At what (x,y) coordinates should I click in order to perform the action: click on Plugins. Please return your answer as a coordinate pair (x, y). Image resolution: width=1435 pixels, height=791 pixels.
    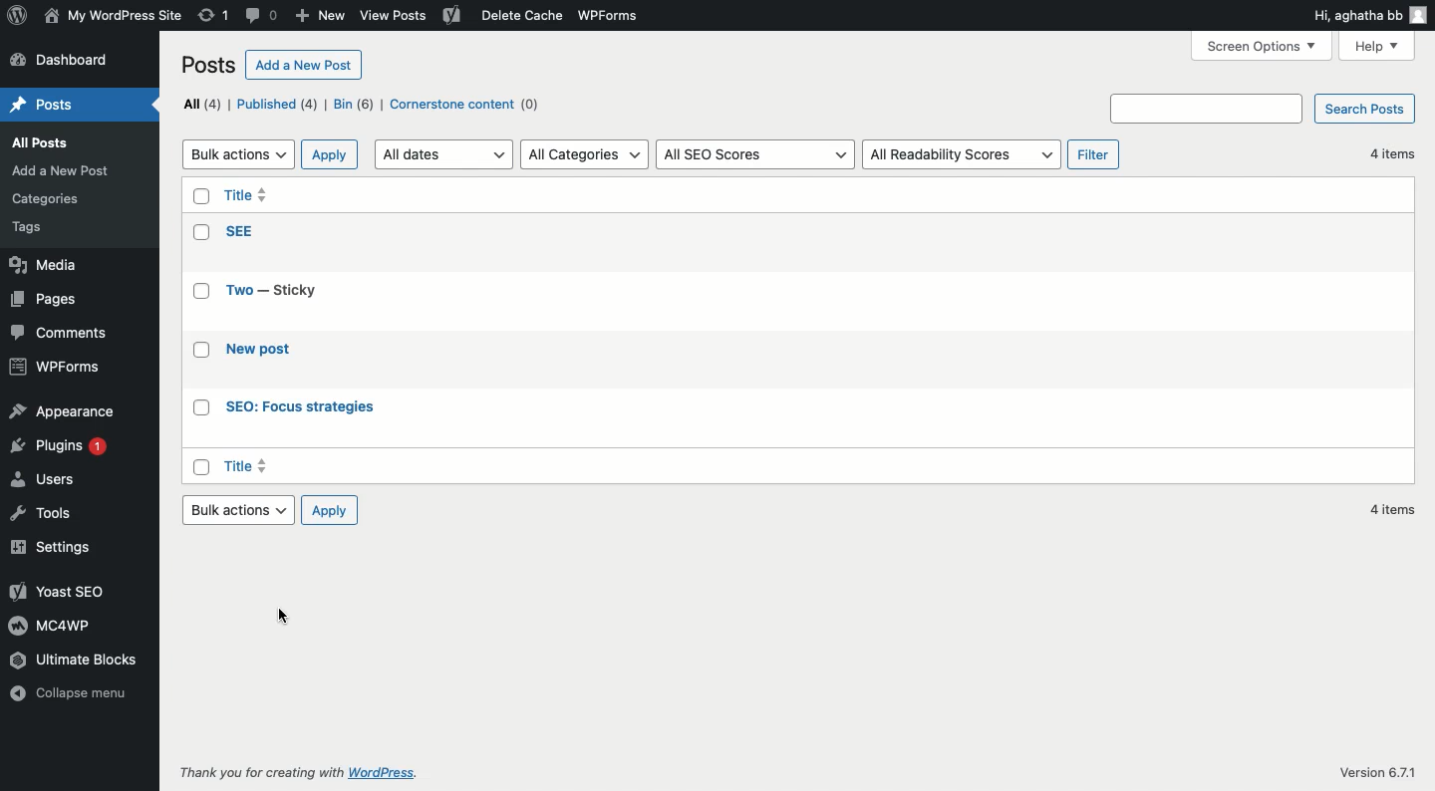
    Looking at the image, I should click on (65, 450).